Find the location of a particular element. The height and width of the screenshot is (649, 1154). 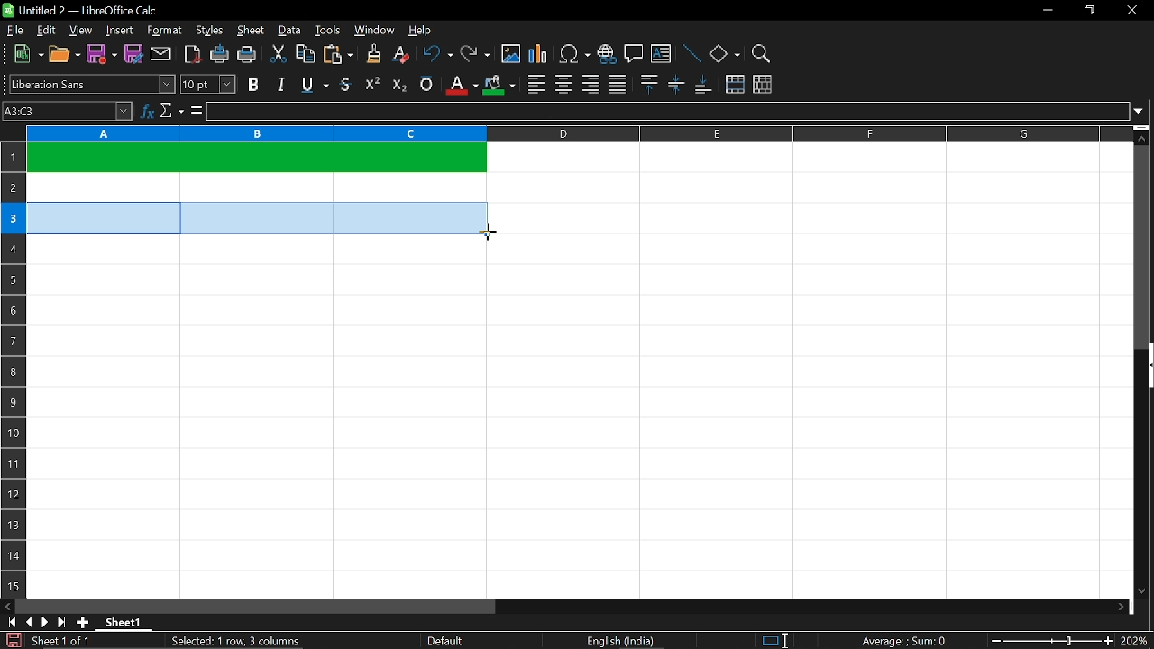

center is located at coordinates (563, 84).